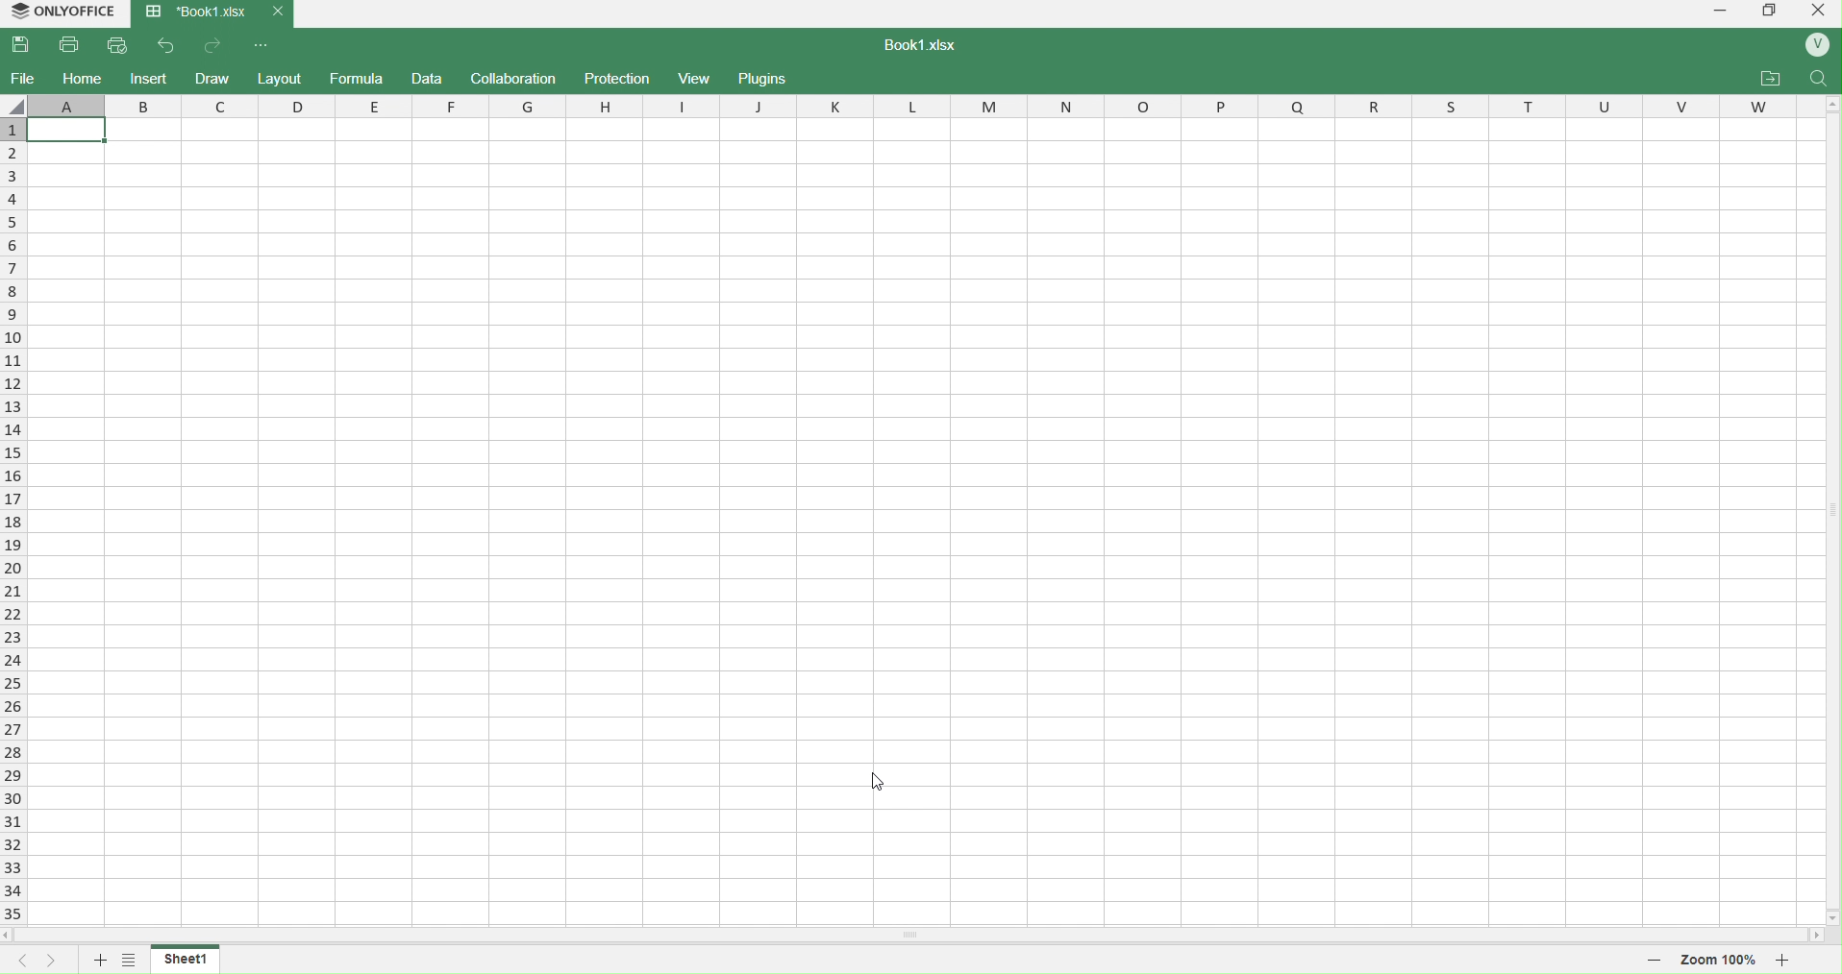 The width and height of the screenshot is (1842, 974). I want to click on formula, so click(357, 80).